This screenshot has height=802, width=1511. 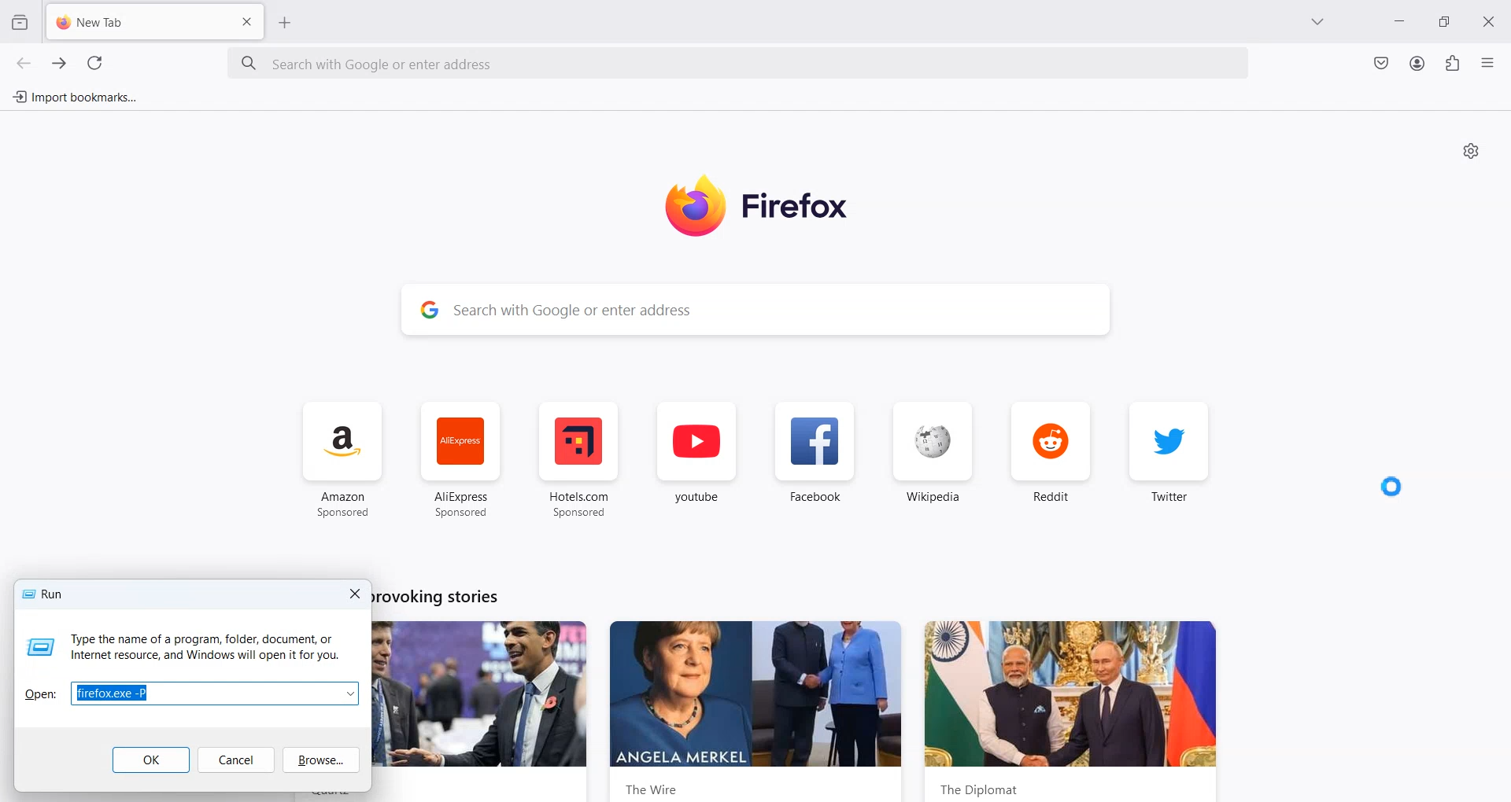 I want to click on Add New Tab, so click(x=286, y=22).